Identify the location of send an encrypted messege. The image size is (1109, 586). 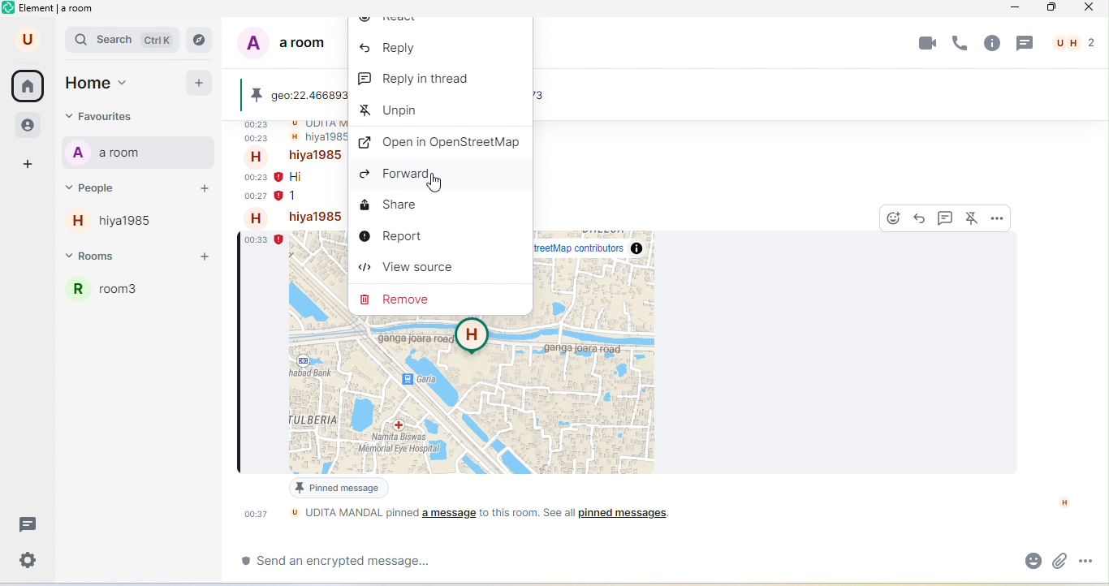
(347, 564).